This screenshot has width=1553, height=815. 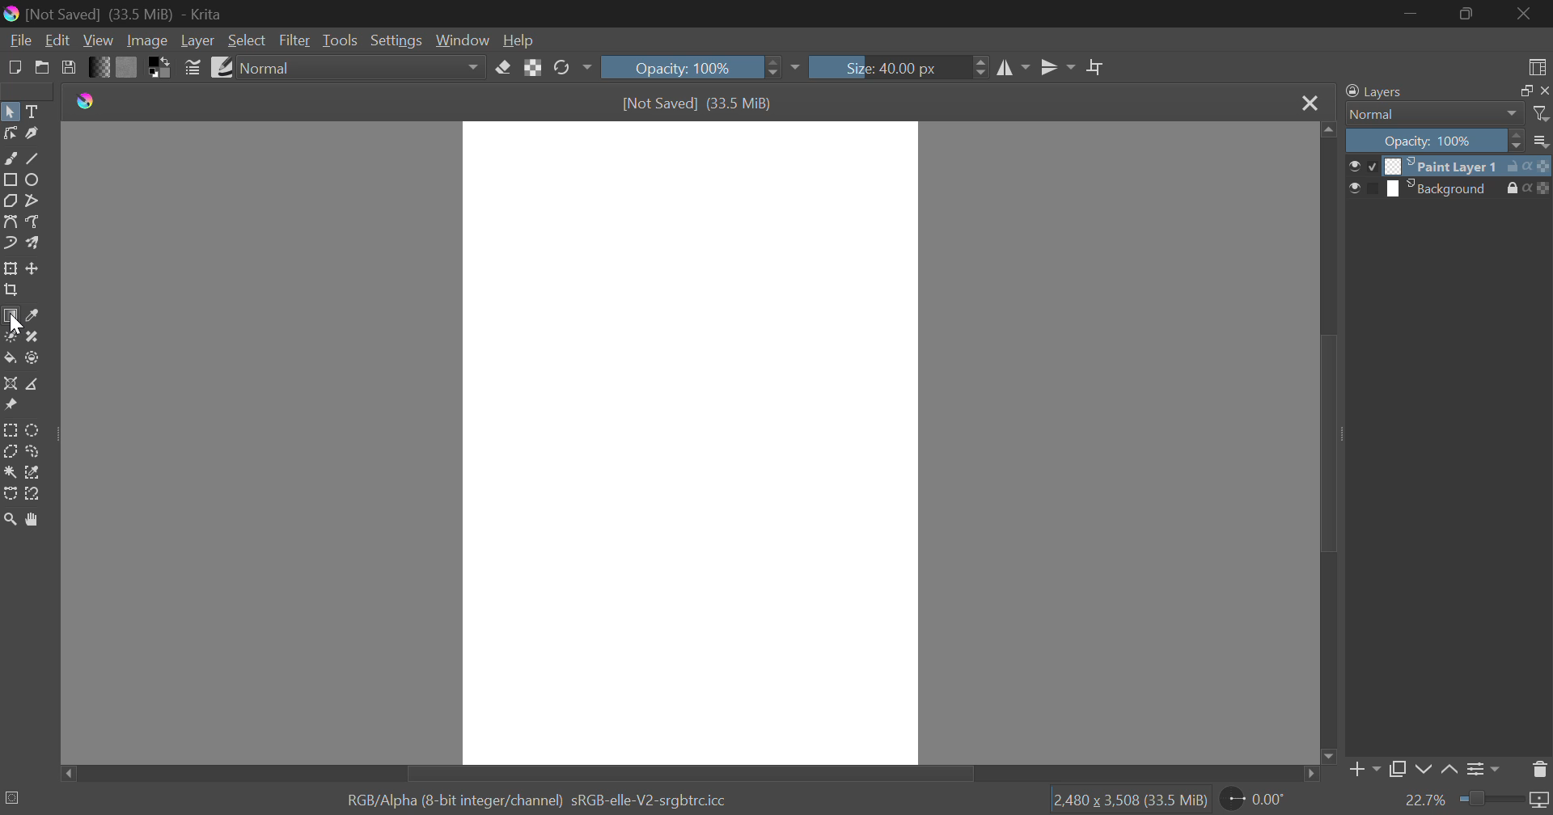 What do you see at coordinates (10, 336) in the screenshot?
I see `Colorize Mask Tool` at bounding box center [10, 336].